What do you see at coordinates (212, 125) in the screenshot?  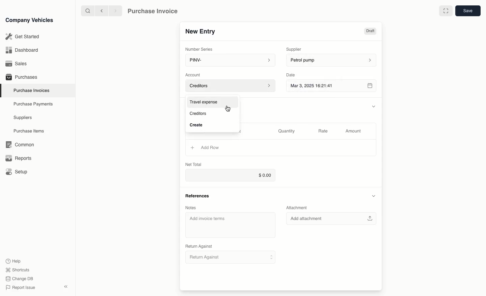 I see `Create` at bounding box center [212, 125].